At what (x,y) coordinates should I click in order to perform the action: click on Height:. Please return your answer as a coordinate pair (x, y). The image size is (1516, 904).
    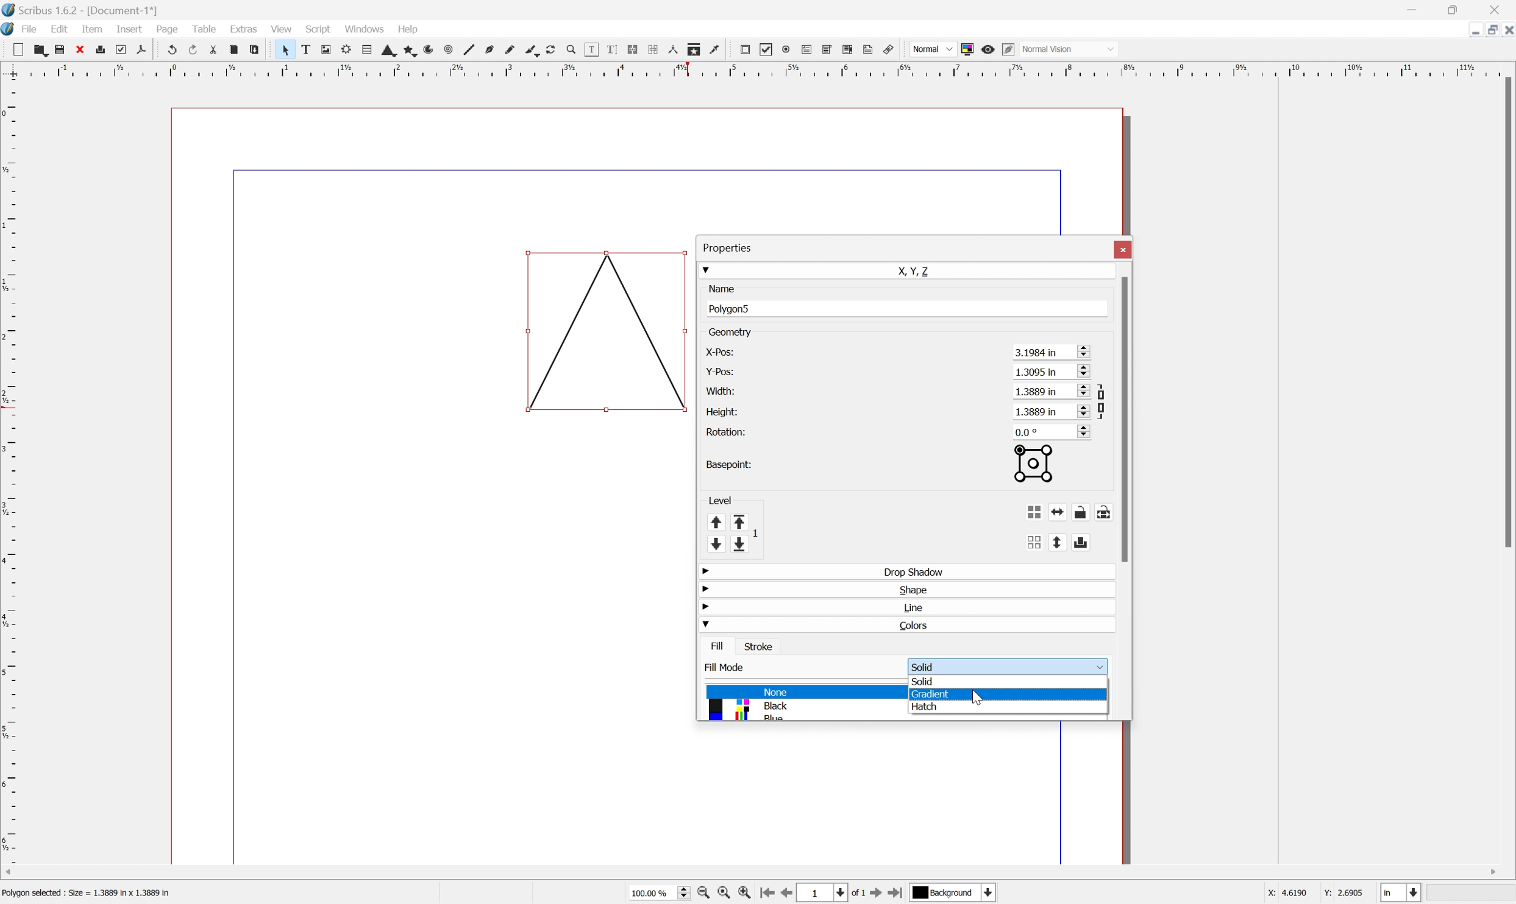
    Looking at the image, I should click on (722, 412).